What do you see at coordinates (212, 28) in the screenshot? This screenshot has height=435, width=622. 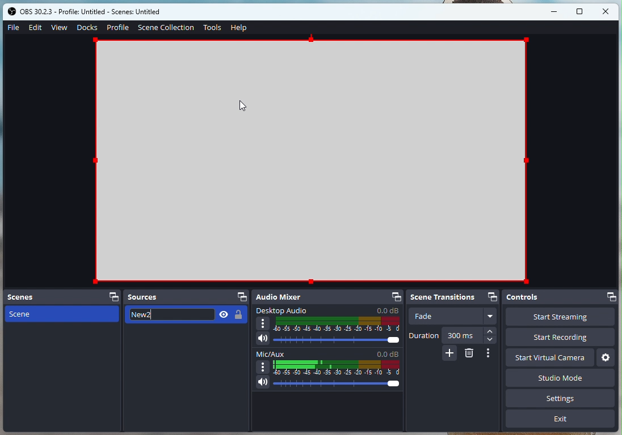 I see `Tools` at bounding box center [212, 28].